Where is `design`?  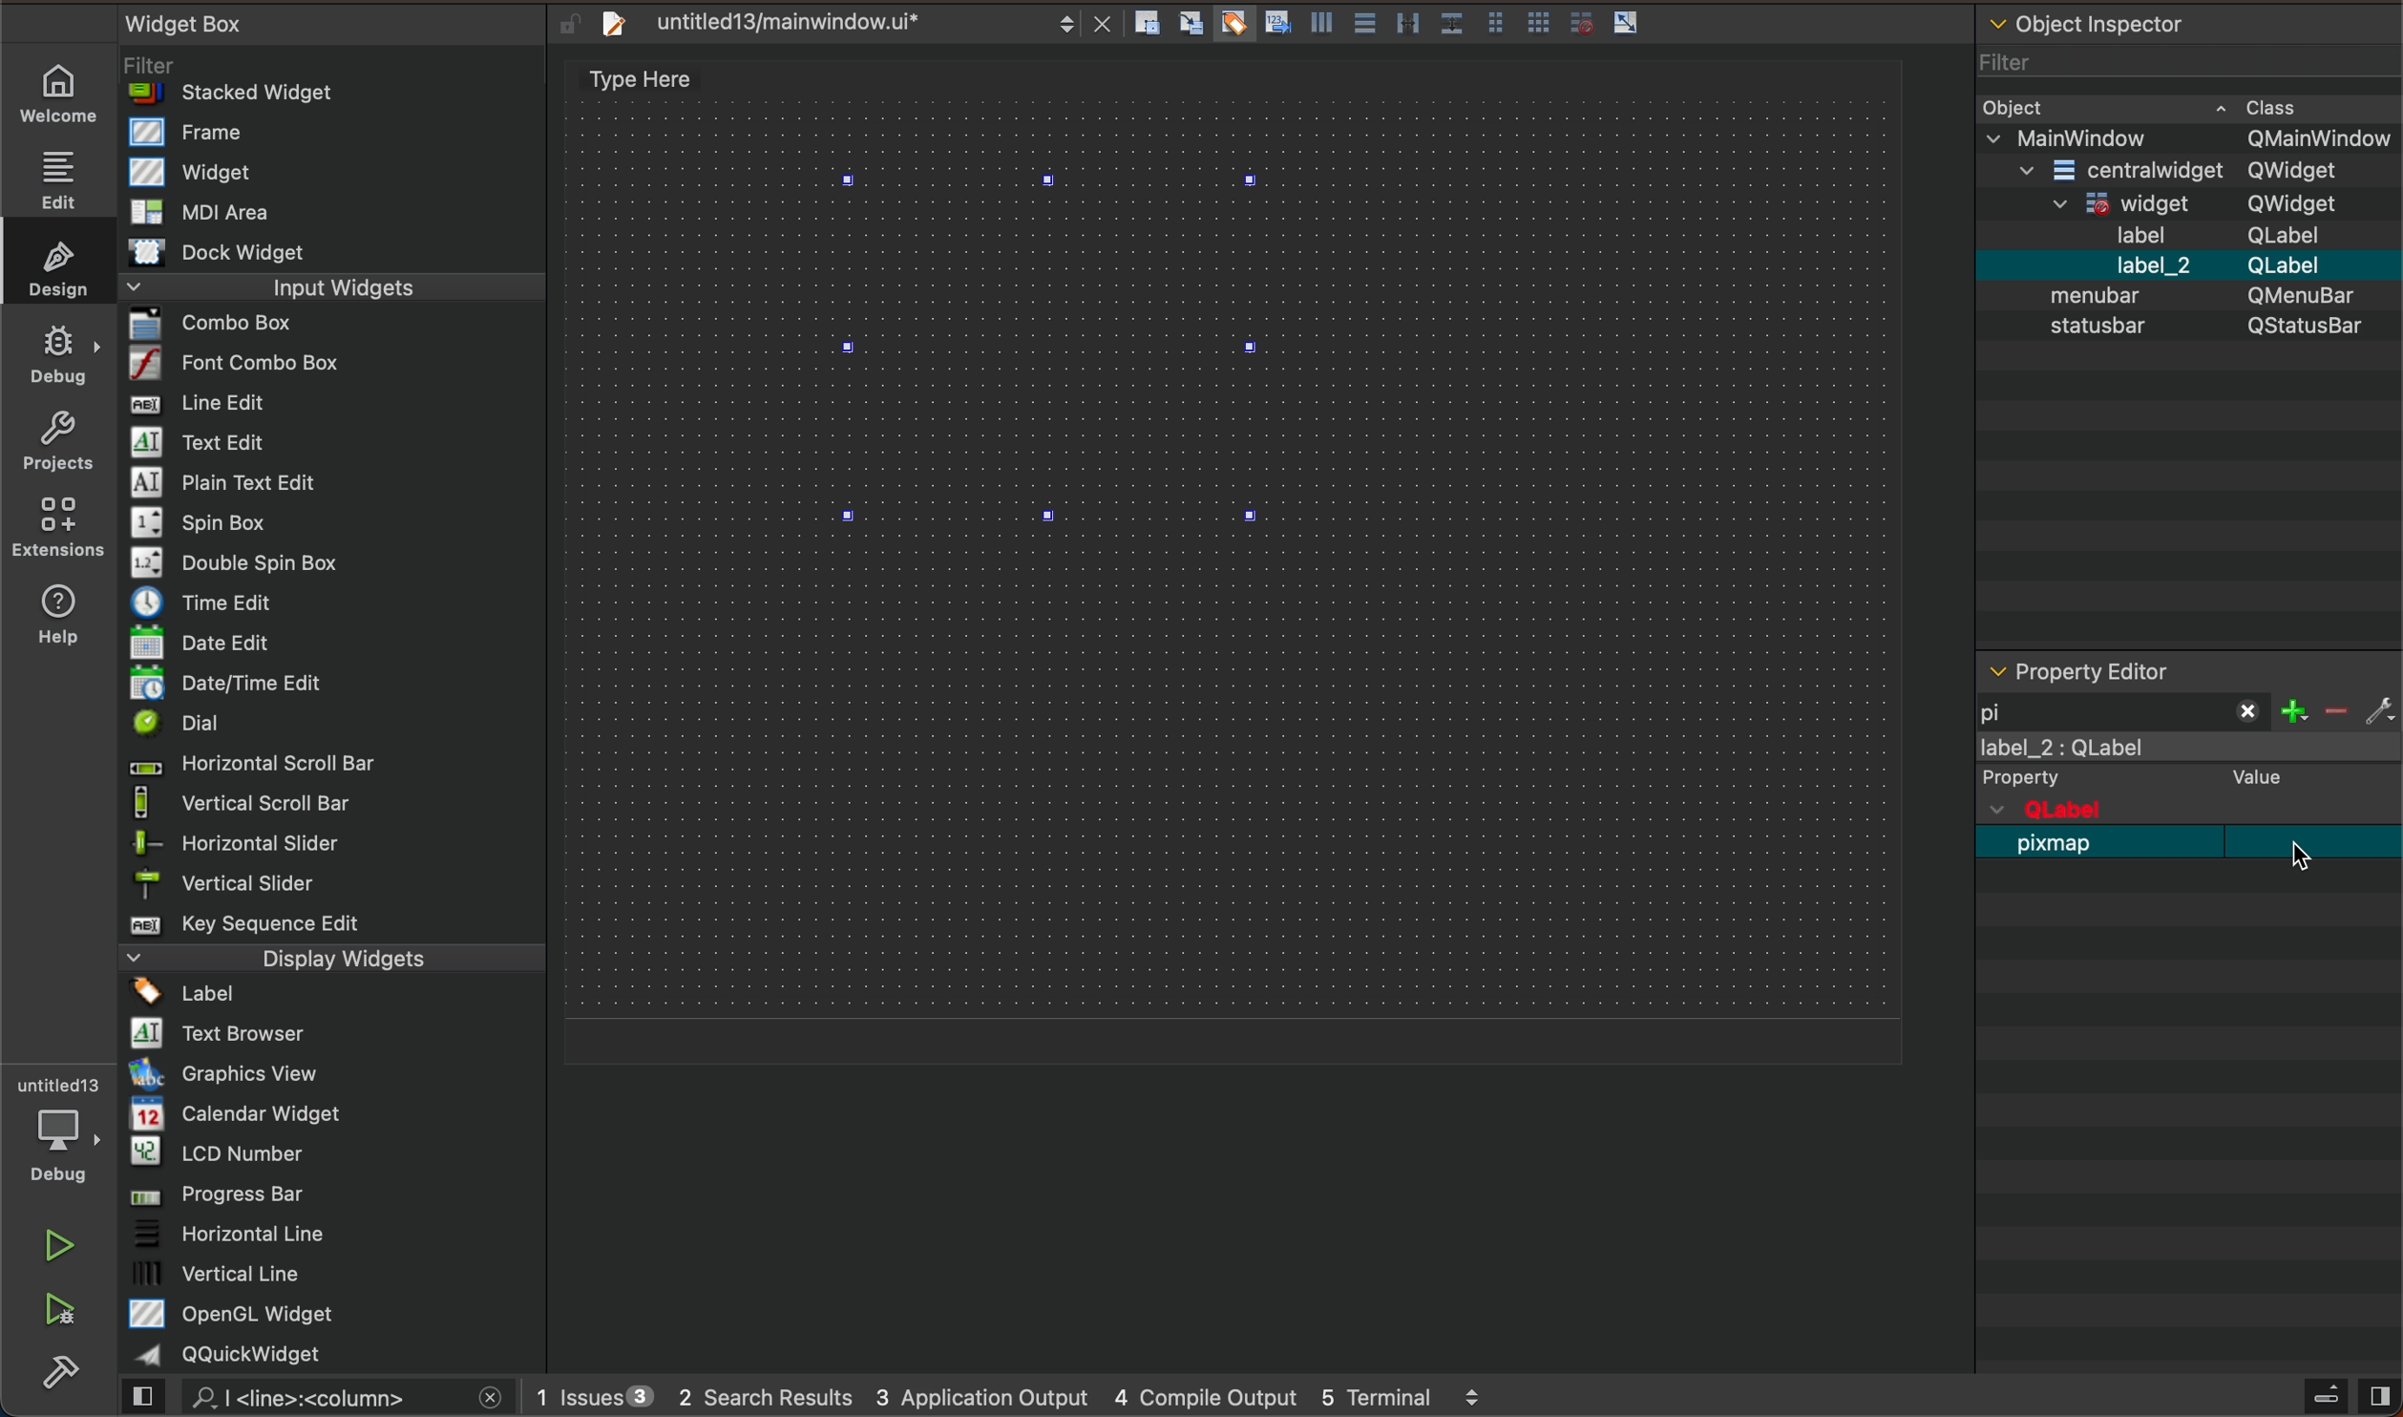
design is located at coordinates (56, 264).